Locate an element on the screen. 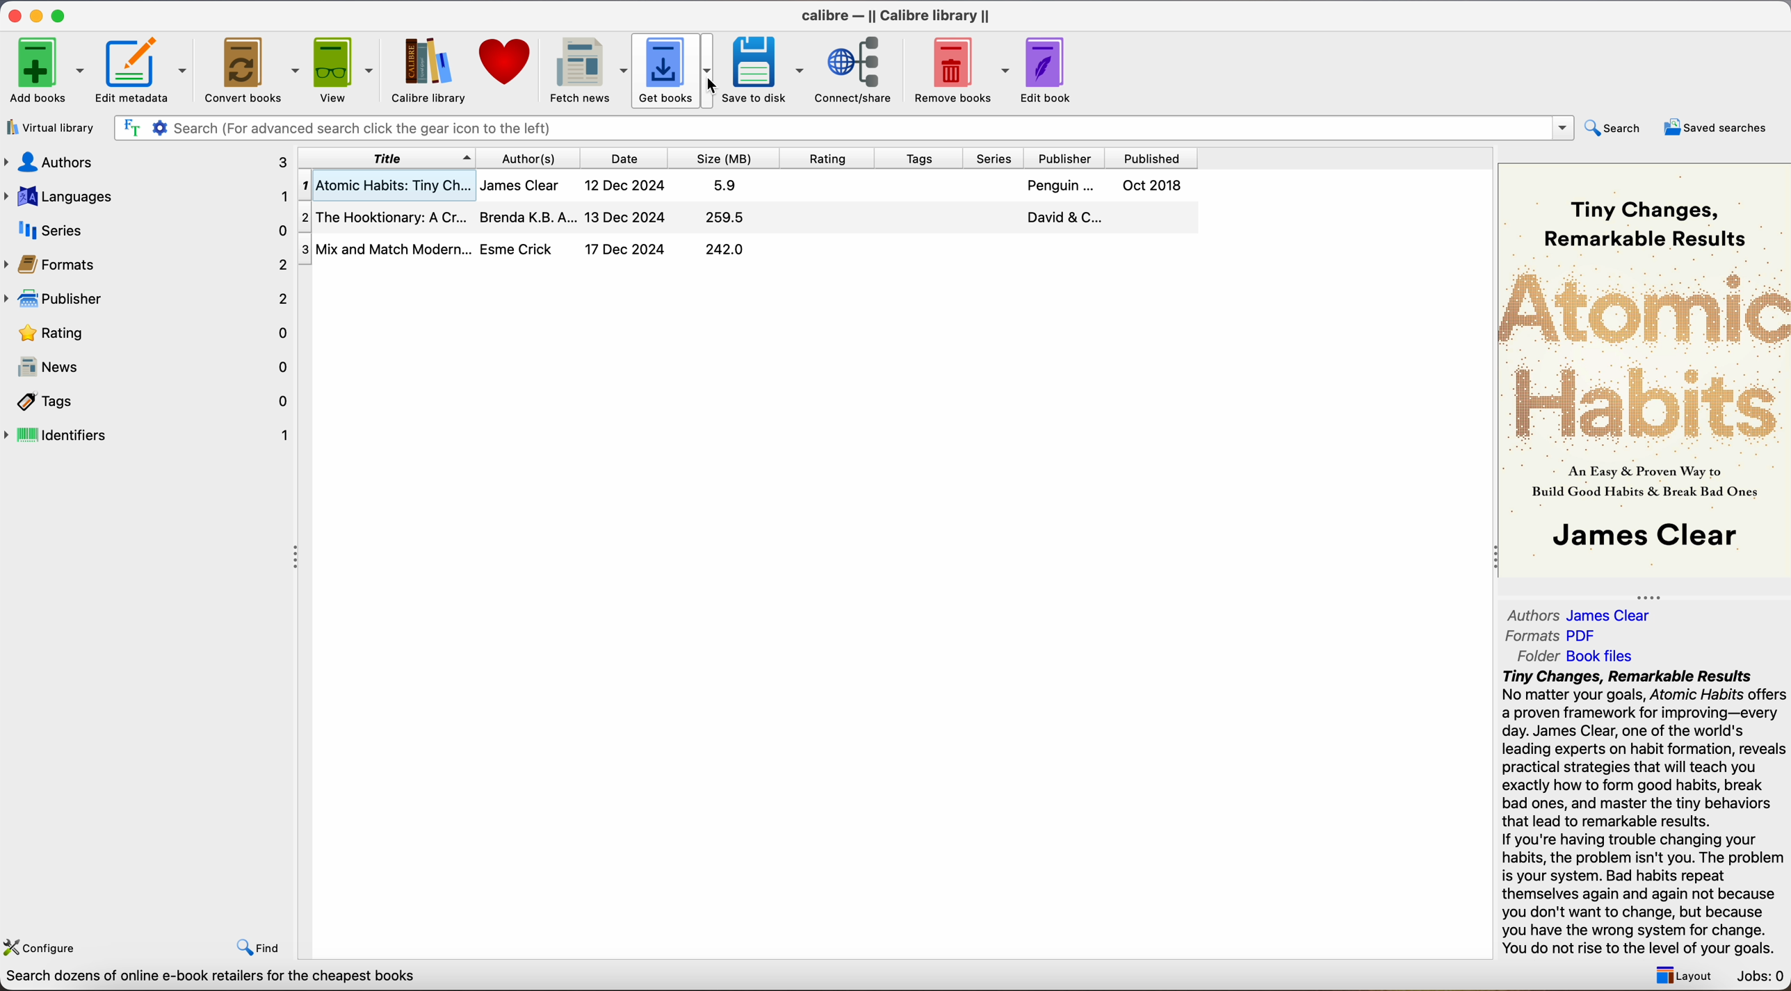 The height and width of the screenshot is (991, 1791). Calibre - ||Calibre library|| is located at coordinates (895, 15).